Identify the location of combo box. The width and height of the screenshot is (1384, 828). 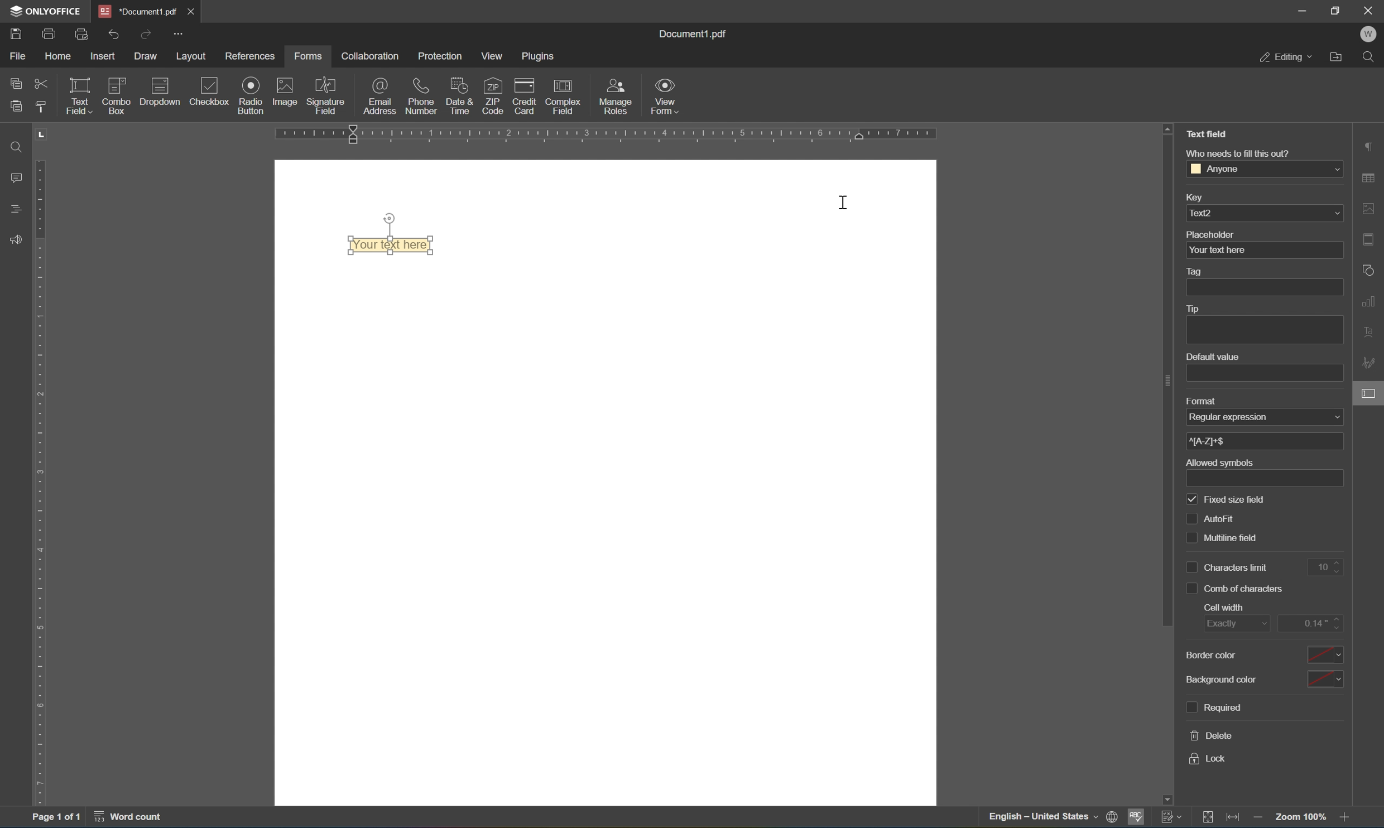
(116, 95).